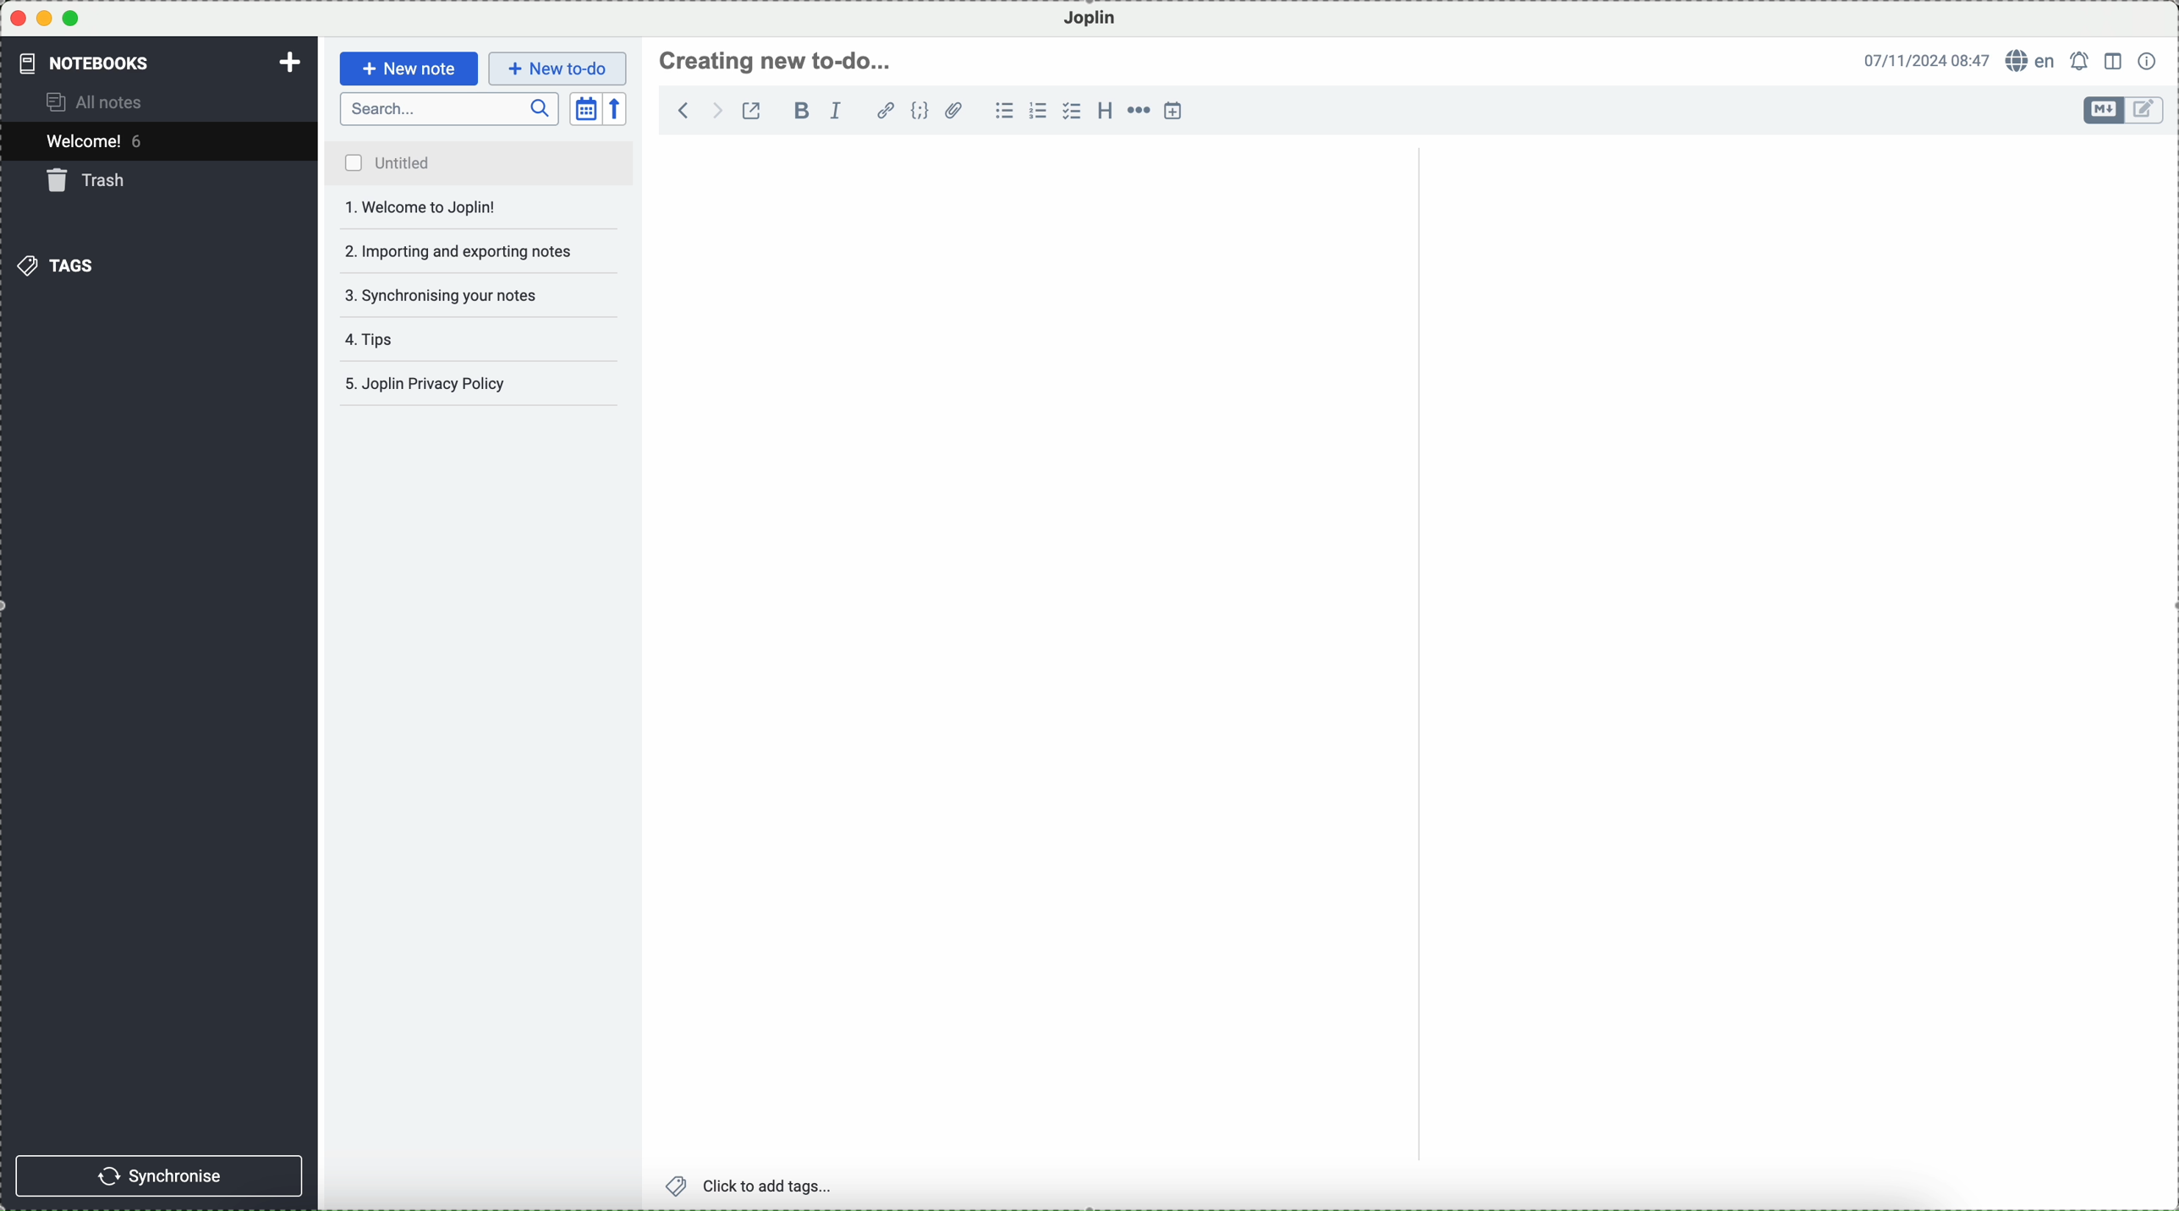  Describe the element at coordinates (377, 339) in the screenshot. I see `tips` at that location.